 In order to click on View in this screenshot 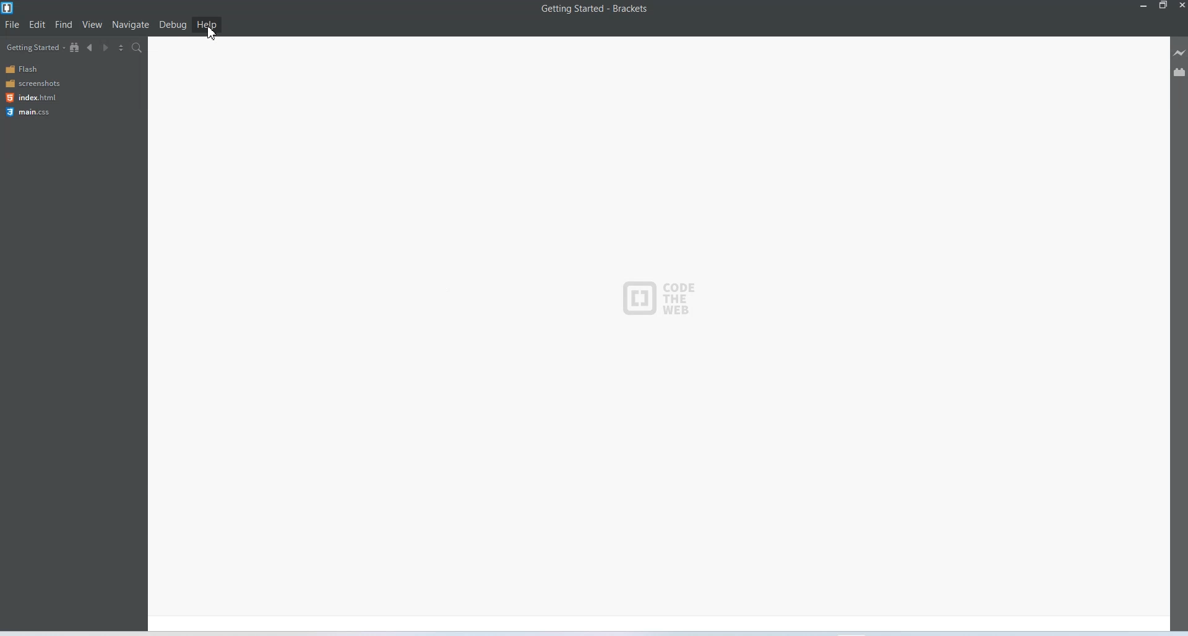, I will do `click(93, 25)`.